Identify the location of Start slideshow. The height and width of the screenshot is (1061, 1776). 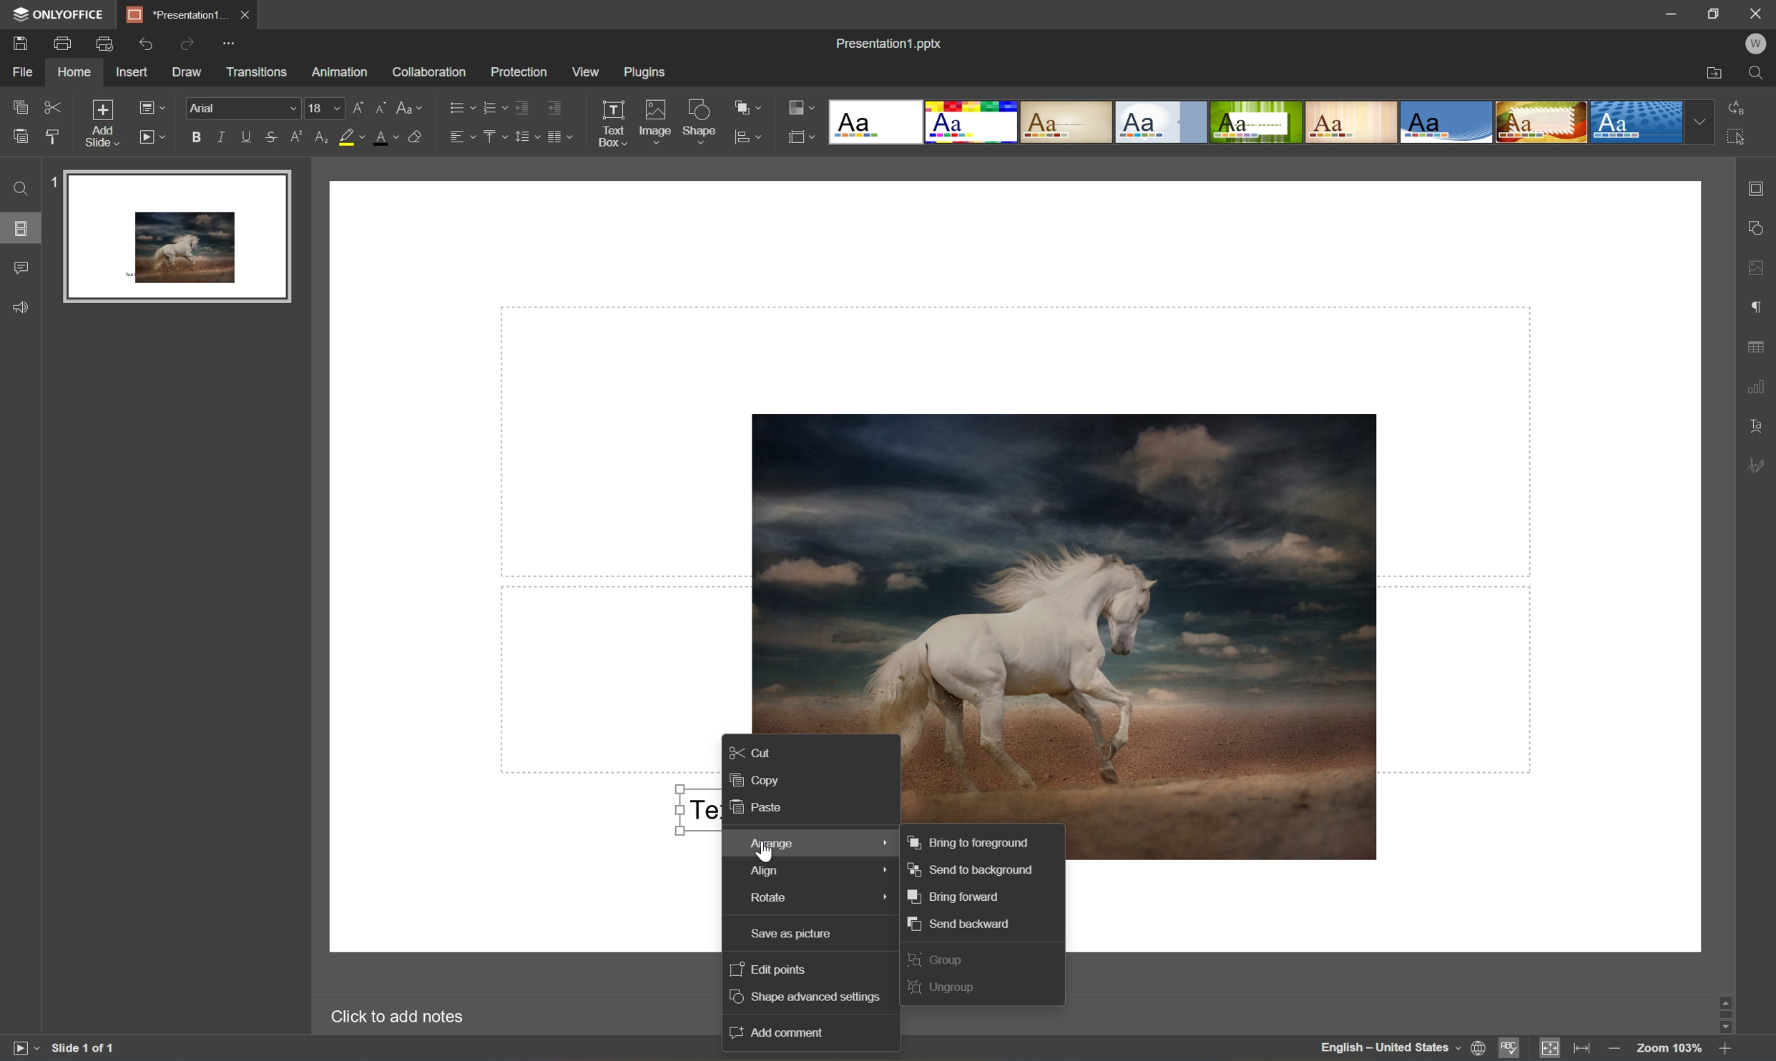
(20, 1051).